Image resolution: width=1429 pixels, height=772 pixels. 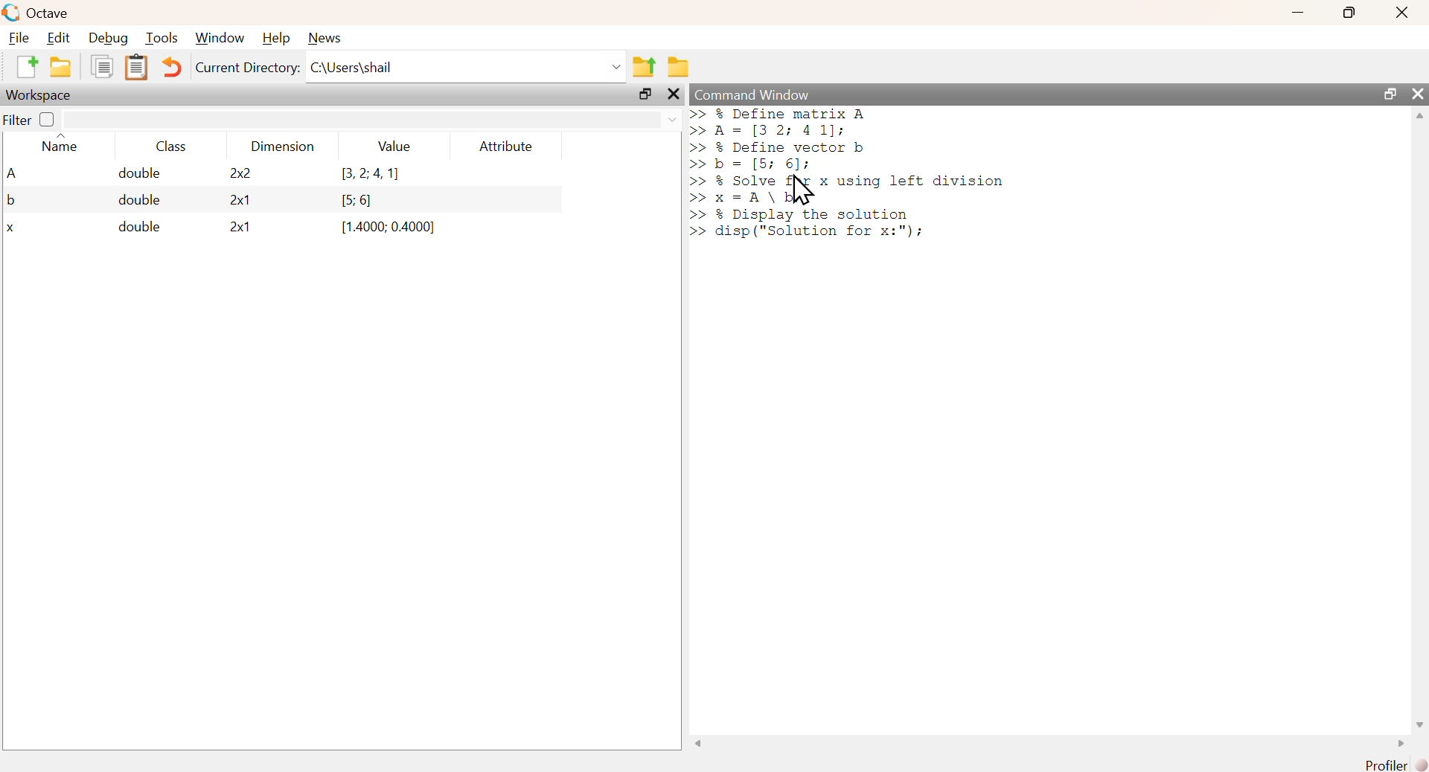 I want to click on edit, so click(x=60, y=39).